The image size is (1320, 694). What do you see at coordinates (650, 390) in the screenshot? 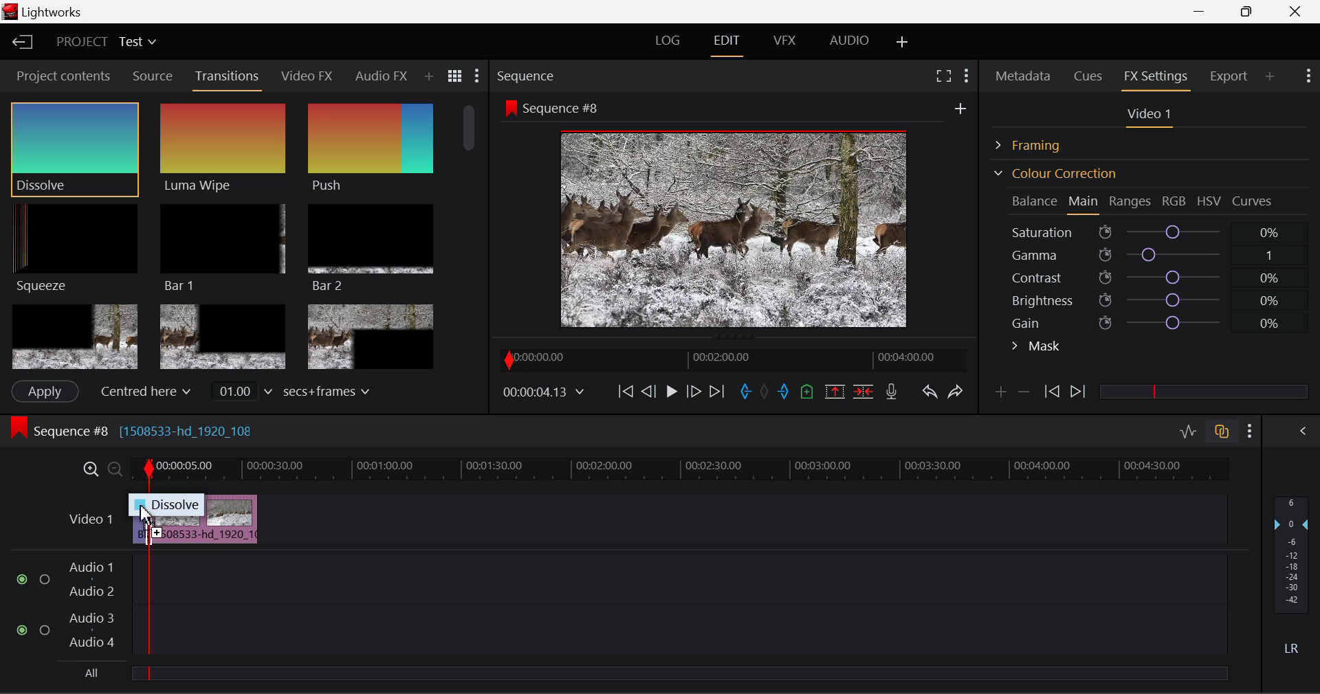
I see `Go Back` at bounding box center [650, 390].